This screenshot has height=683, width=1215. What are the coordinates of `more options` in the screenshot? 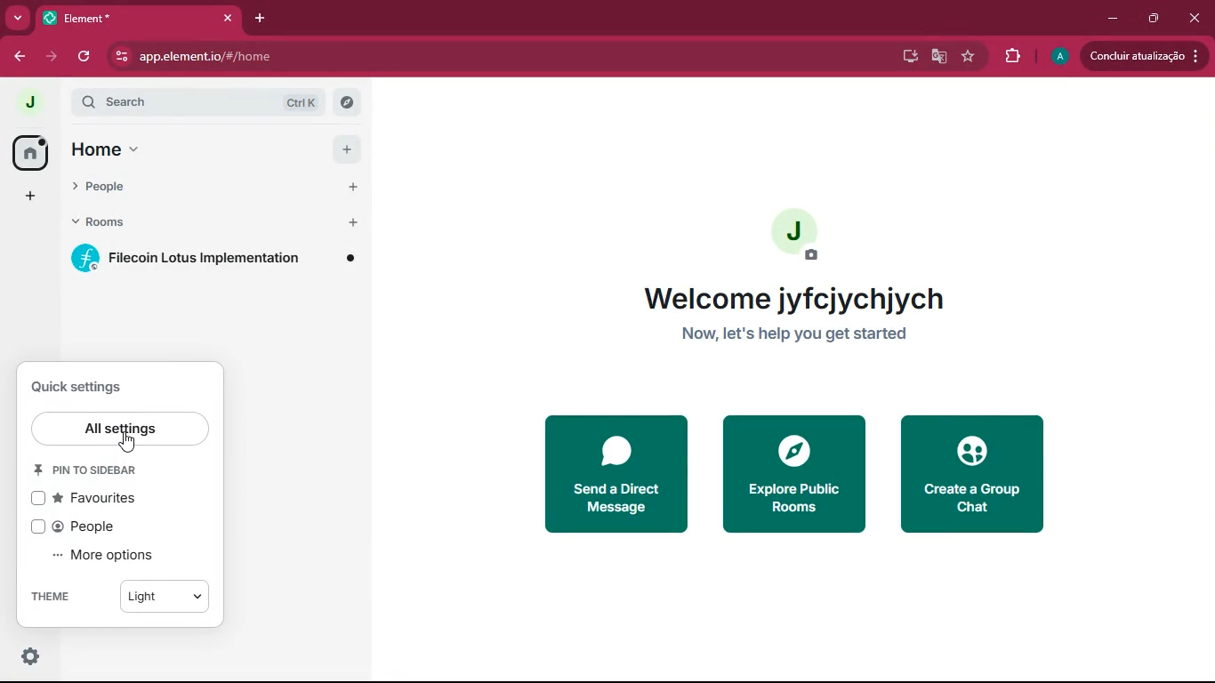 It's located at (109, 558).